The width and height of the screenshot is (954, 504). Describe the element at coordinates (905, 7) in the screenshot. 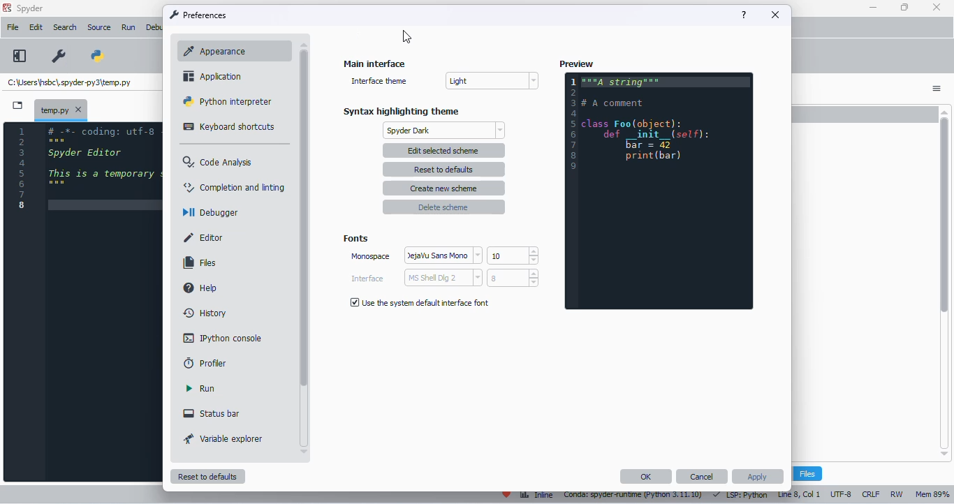

I see `maximize` at that location.